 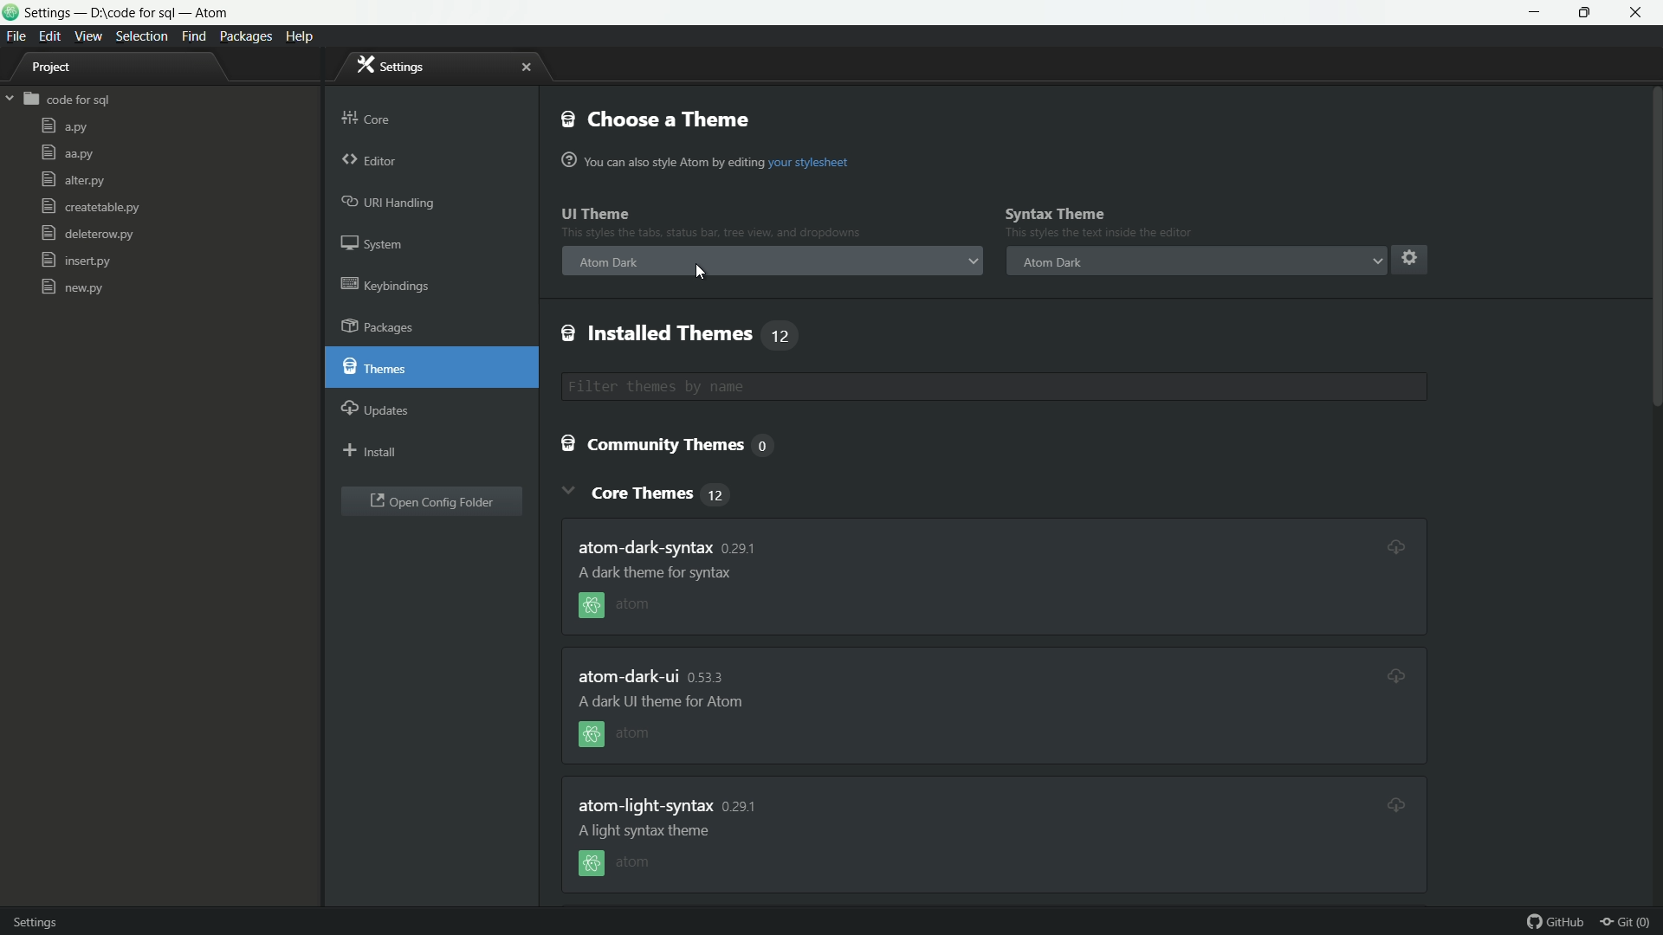 I want to click on logo, so click(x=10, y=15).